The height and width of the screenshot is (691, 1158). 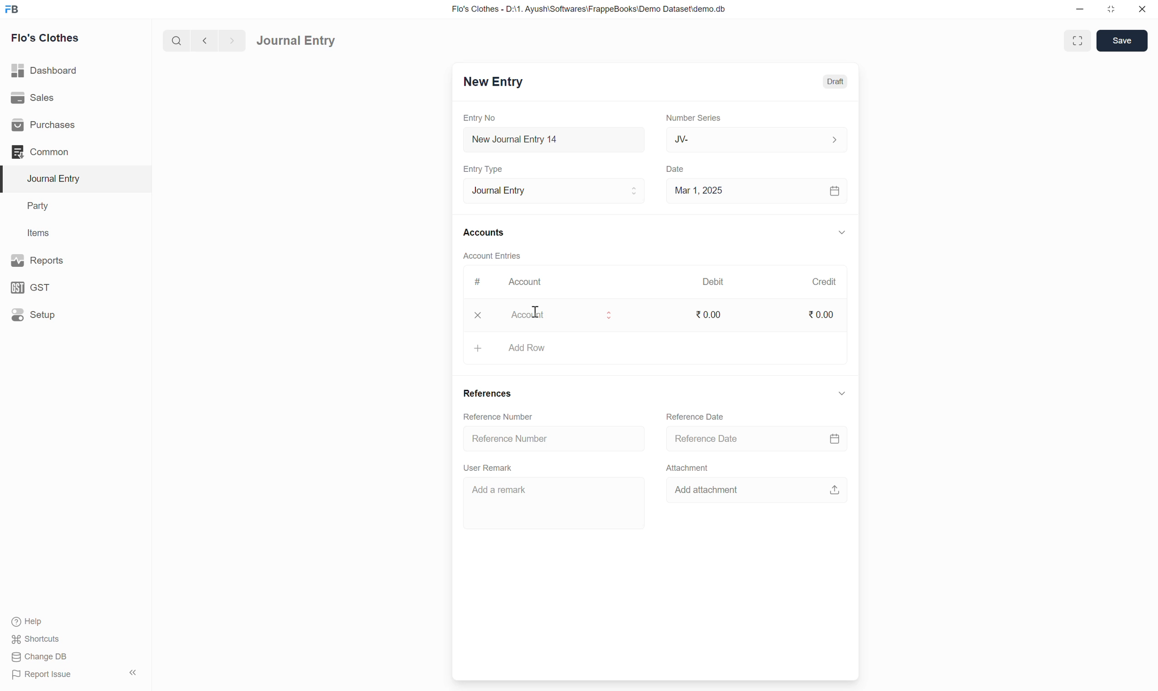 What do you see at coordinates (709, 438) in the screenshot?
I see `Reference Date` at bounding box center [709, 438].